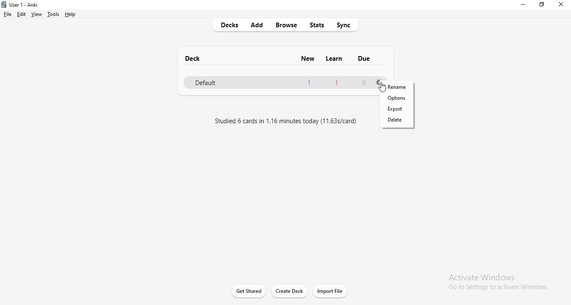 This screenshot has height=305, width=571. I want to click on options, so click(399, 99).